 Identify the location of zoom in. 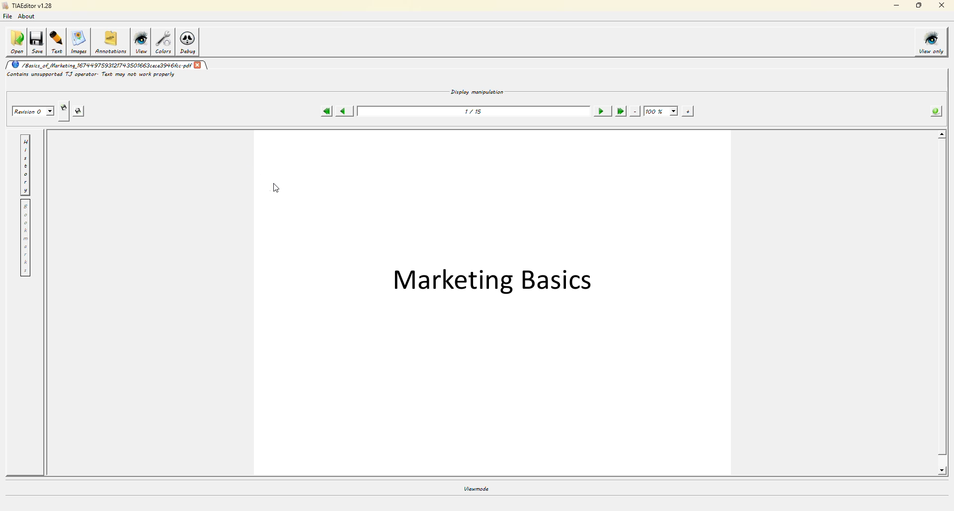
(689, 111).